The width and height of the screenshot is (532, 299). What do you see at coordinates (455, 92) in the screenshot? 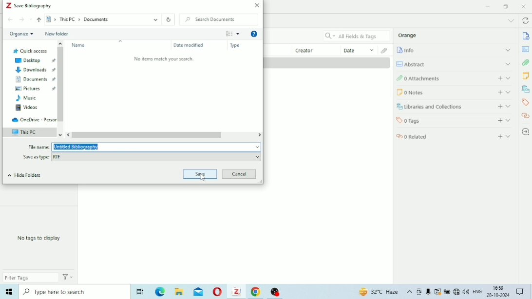
I see `Notes` at bounding box center [455, 92].